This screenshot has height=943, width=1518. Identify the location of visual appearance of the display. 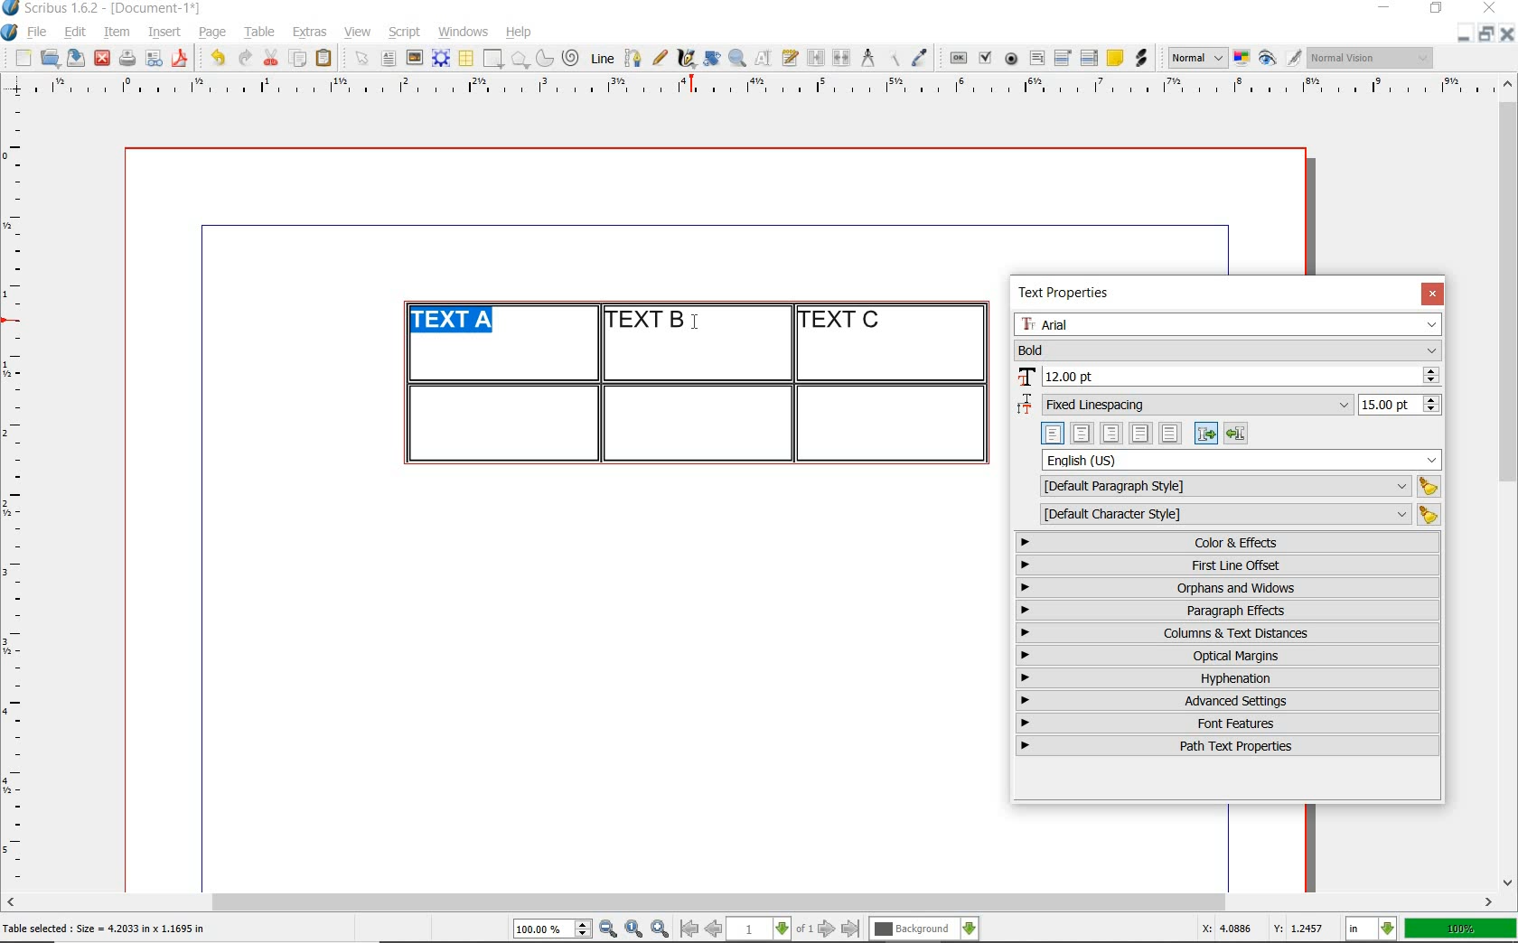
(1372, 58).